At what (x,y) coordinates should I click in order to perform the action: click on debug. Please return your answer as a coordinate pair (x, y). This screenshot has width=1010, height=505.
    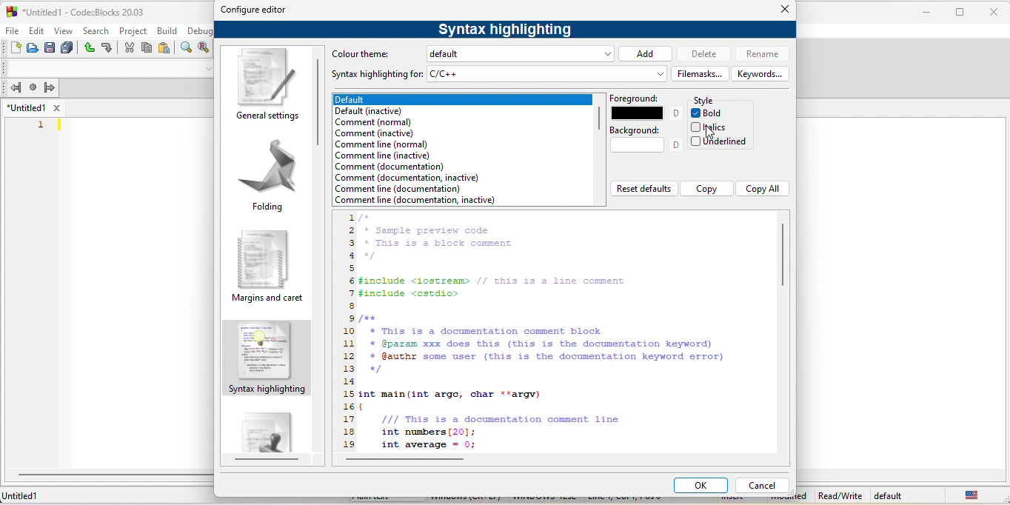
    Looking at the image, I should click on (200, 30).